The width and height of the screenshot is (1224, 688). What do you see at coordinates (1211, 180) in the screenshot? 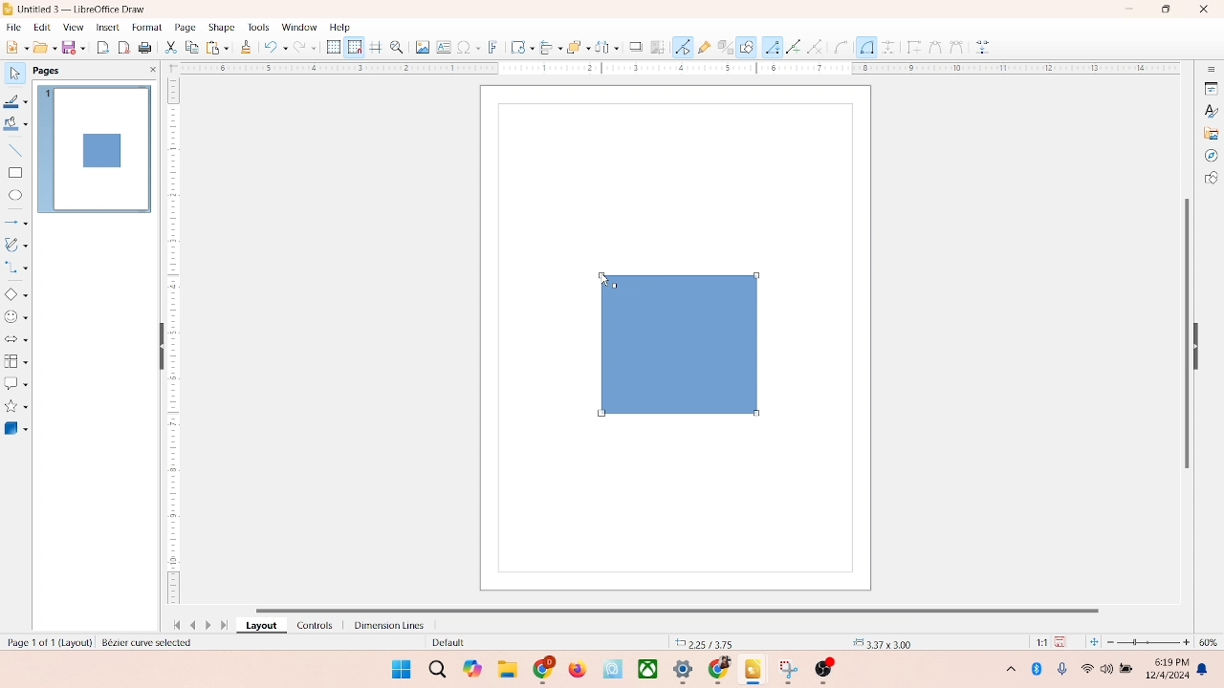
I see `shapes` at bounding box center [1211, 180].